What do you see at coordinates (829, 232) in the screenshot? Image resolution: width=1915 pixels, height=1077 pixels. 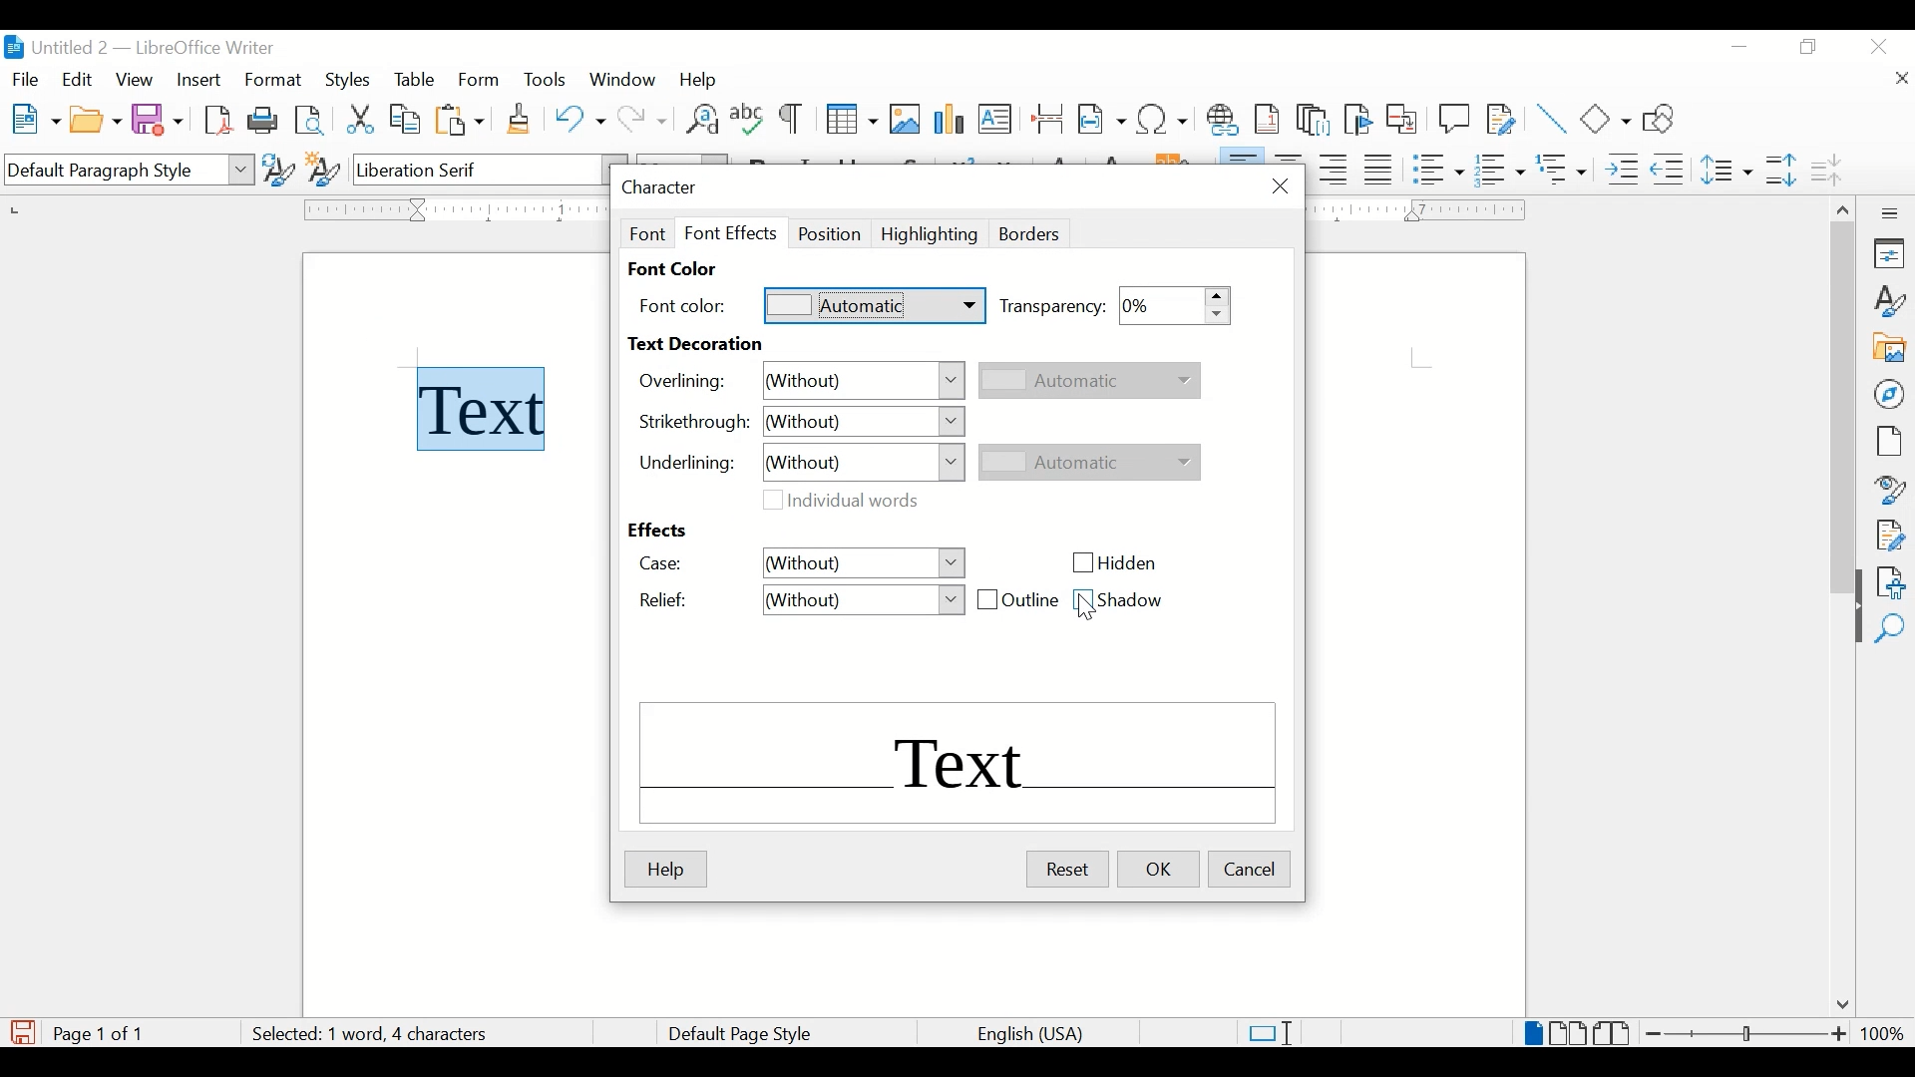 I see `position` at bounding box center [829, 232].